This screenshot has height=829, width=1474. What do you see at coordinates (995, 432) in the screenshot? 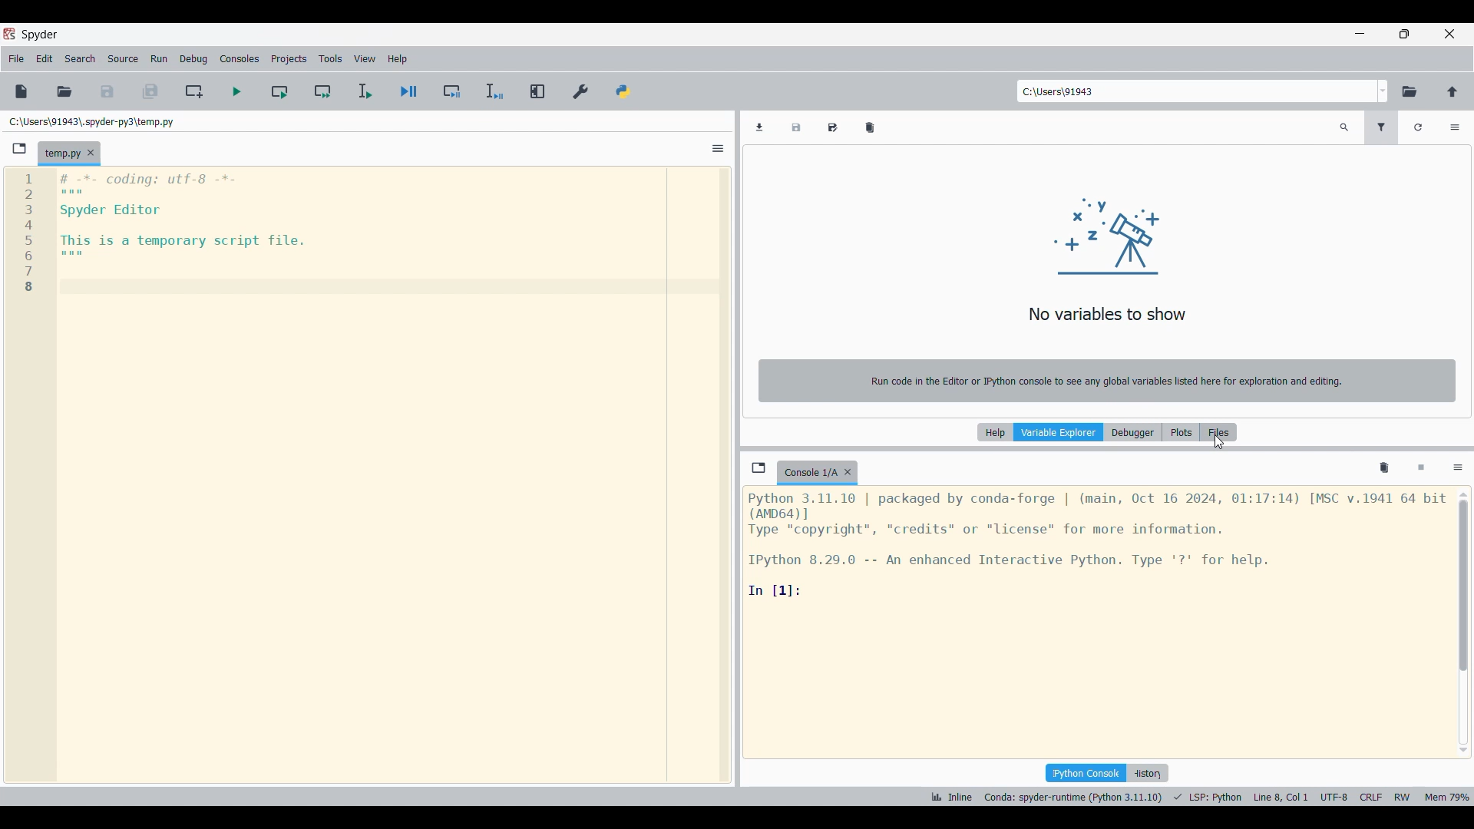
I see `Help` at bounding box center [995, 432].